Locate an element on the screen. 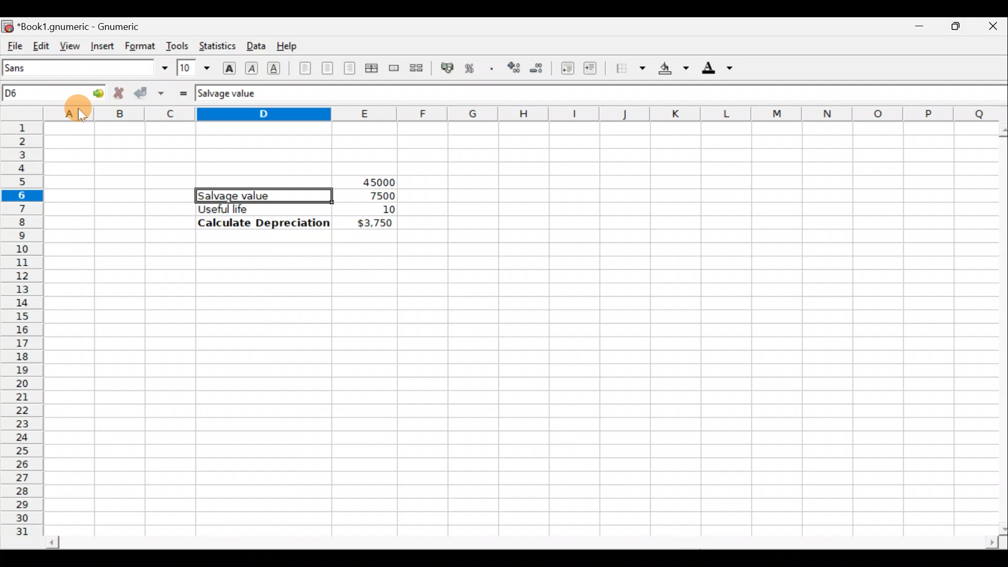  Align right is located at coordinates (349, 69).